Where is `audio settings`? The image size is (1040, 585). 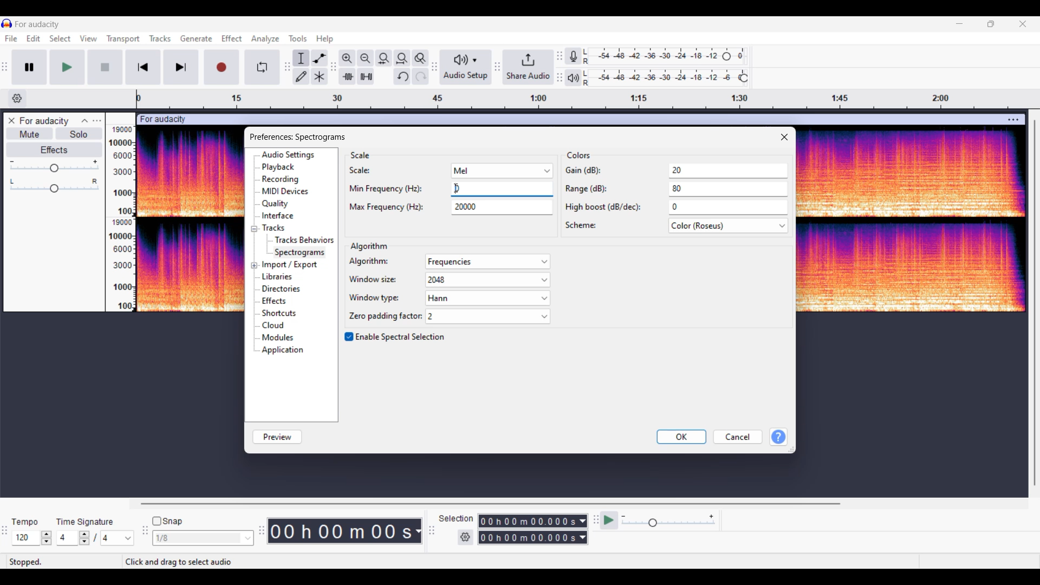 audio settings is located at coordinates (292, 155).